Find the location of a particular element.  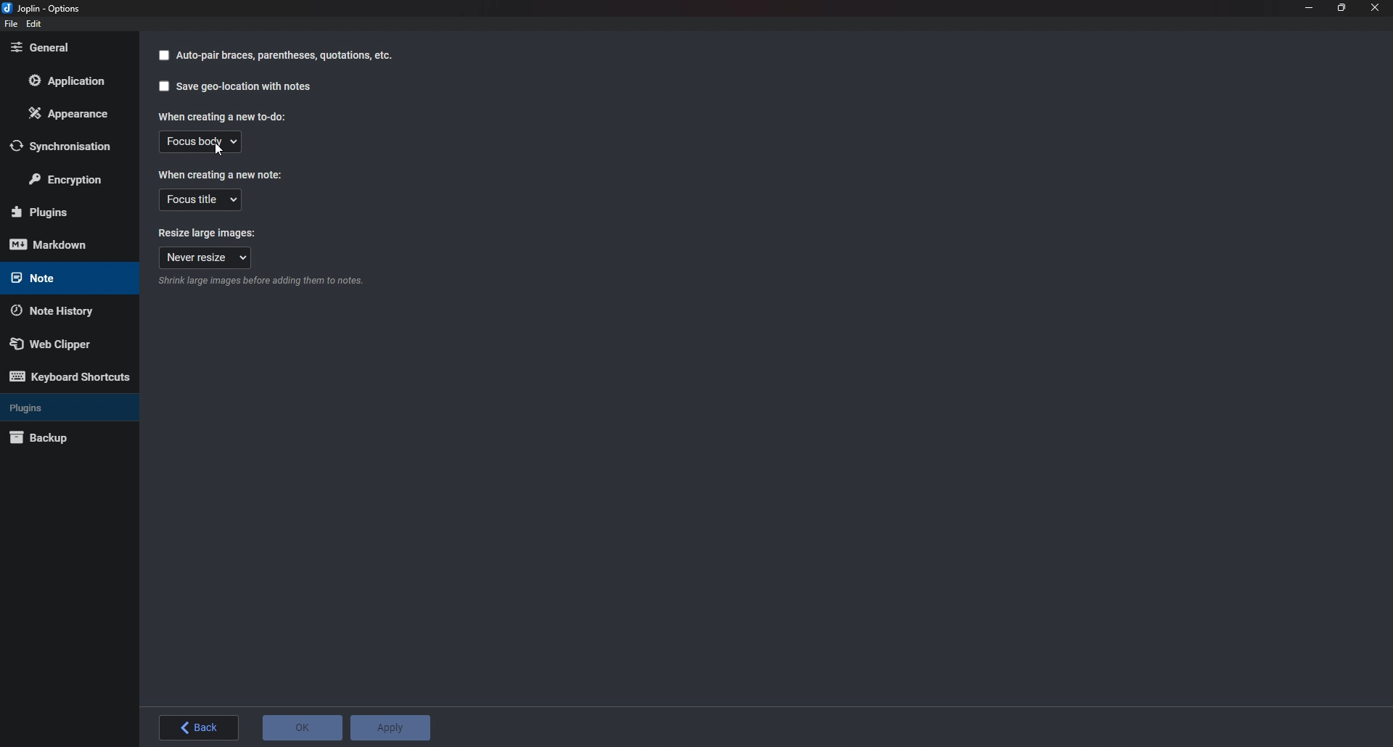

Apply is located at coordinates (392, 727).